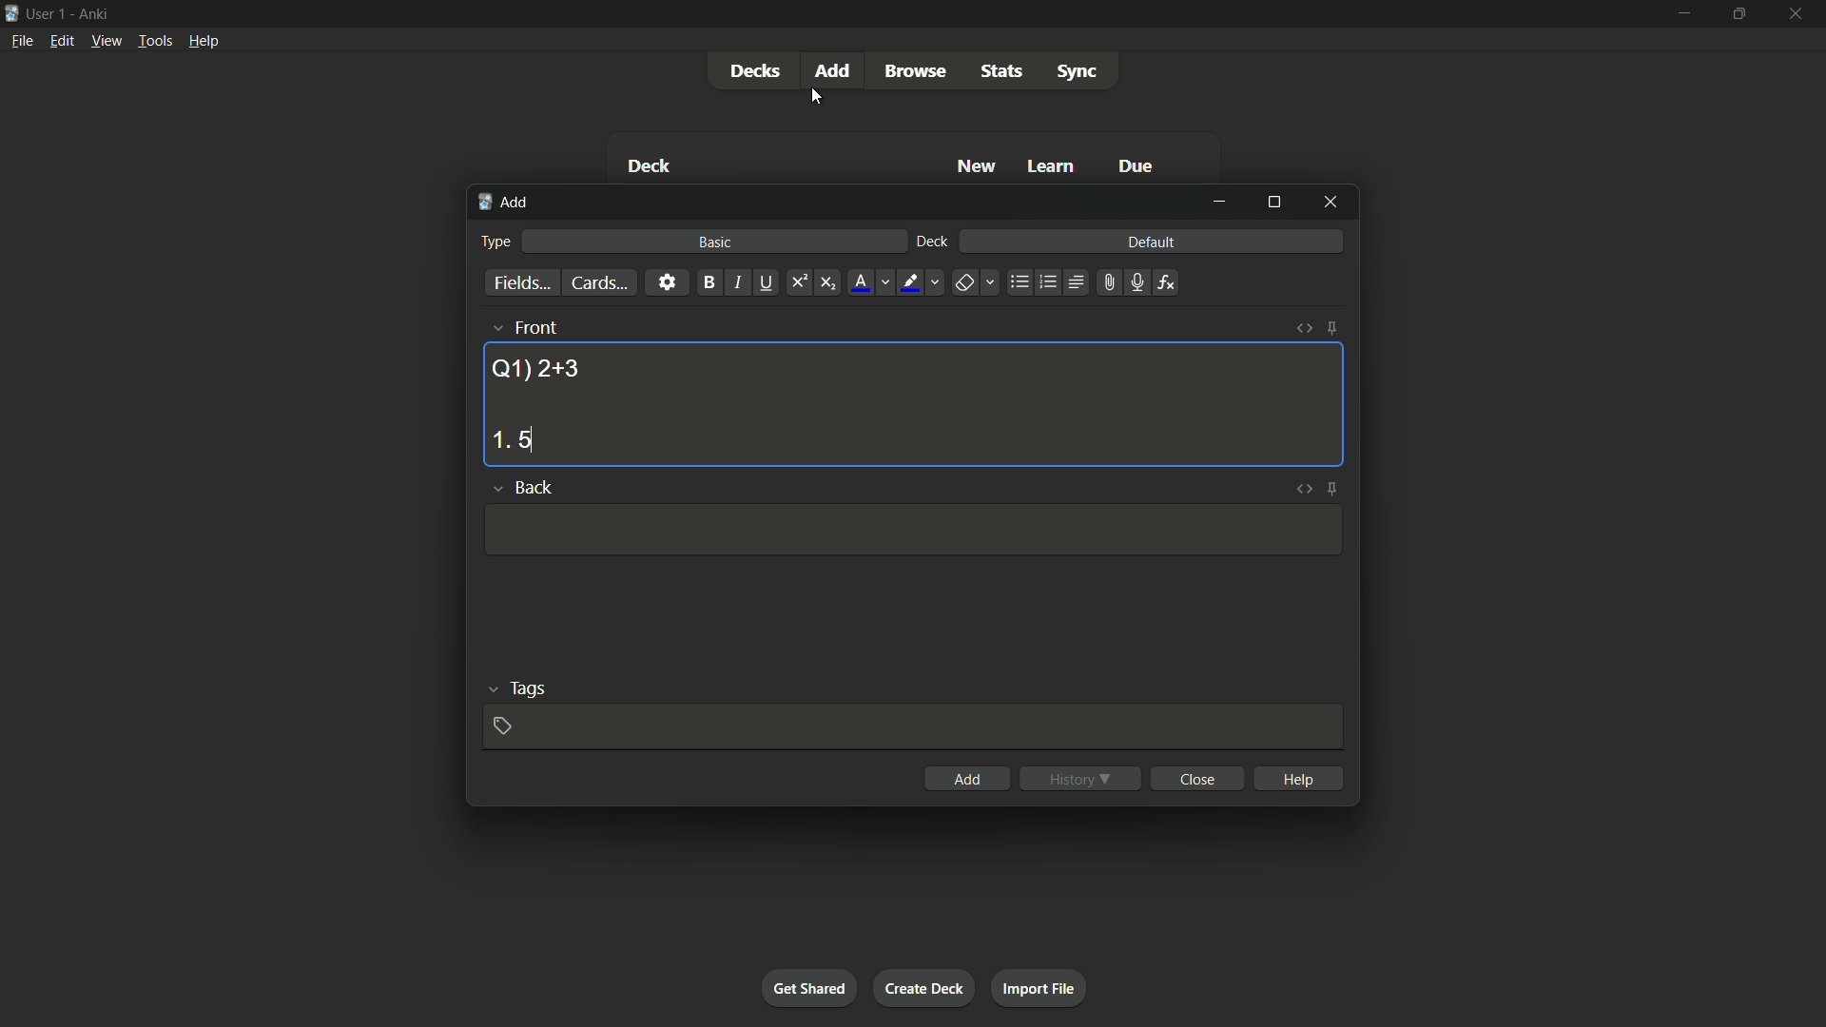 The width and height of the screenshot is (1826, 1027). Describe the element at coordinates (506, 203) in the screenshot. I see `add` at that location.